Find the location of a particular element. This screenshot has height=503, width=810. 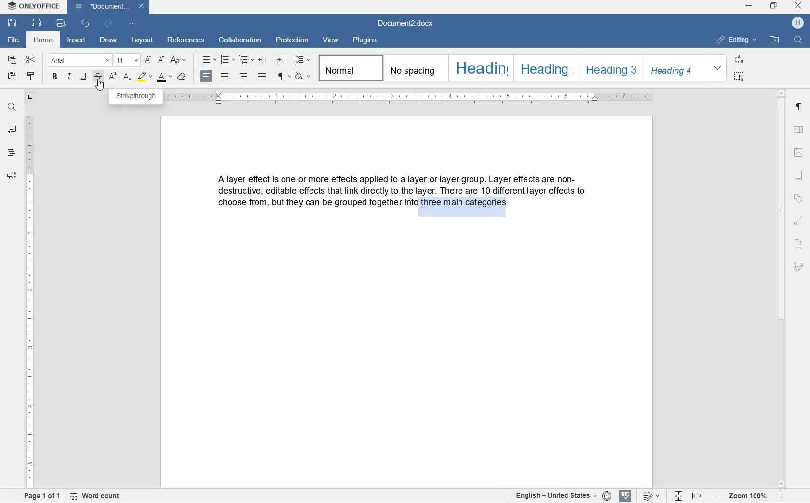

non printing character is located at coordinates (282, 75).